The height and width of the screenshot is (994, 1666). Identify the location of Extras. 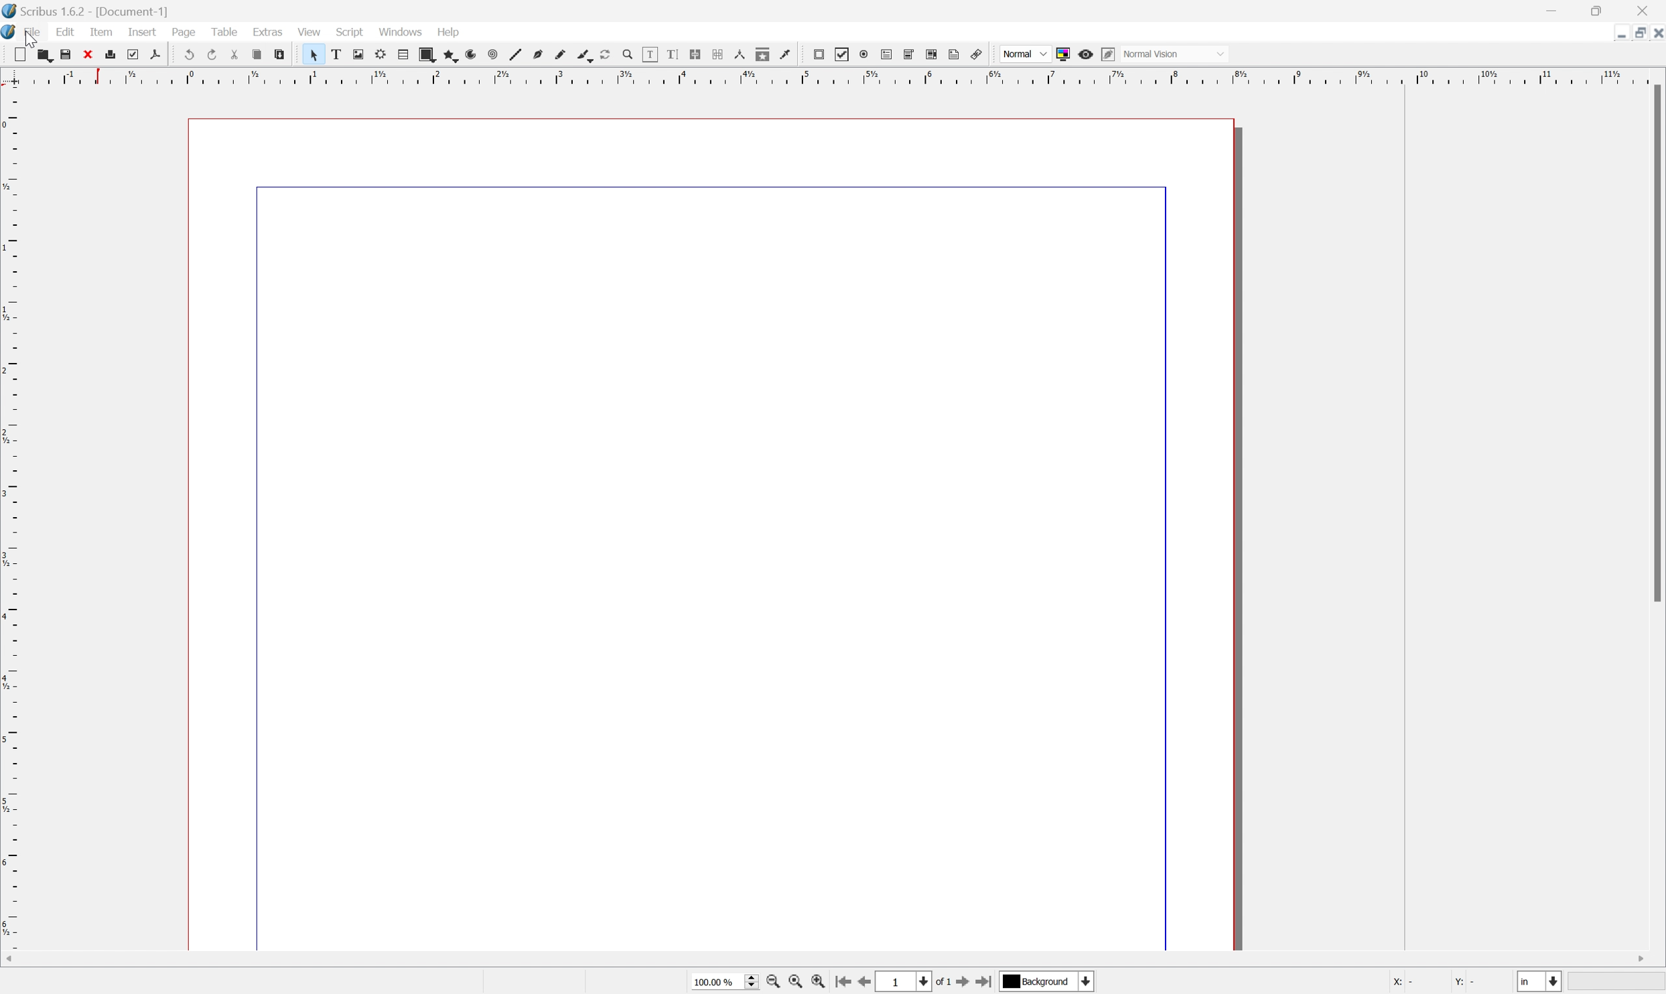
(268, 33).